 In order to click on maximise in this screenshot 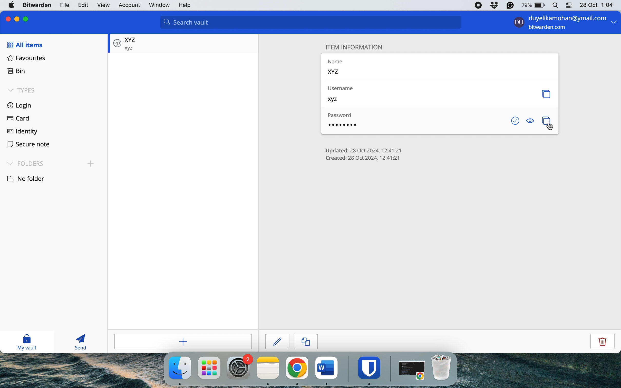, I will do `click(27, 18)`.